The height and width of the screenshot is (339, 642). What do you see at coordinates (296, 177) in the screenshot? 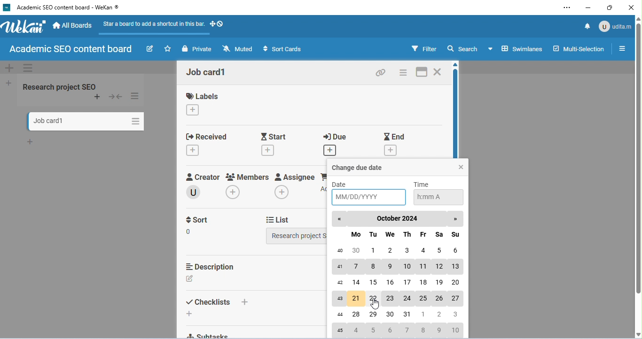
I see `assignee` at bounding box center [296, 177].